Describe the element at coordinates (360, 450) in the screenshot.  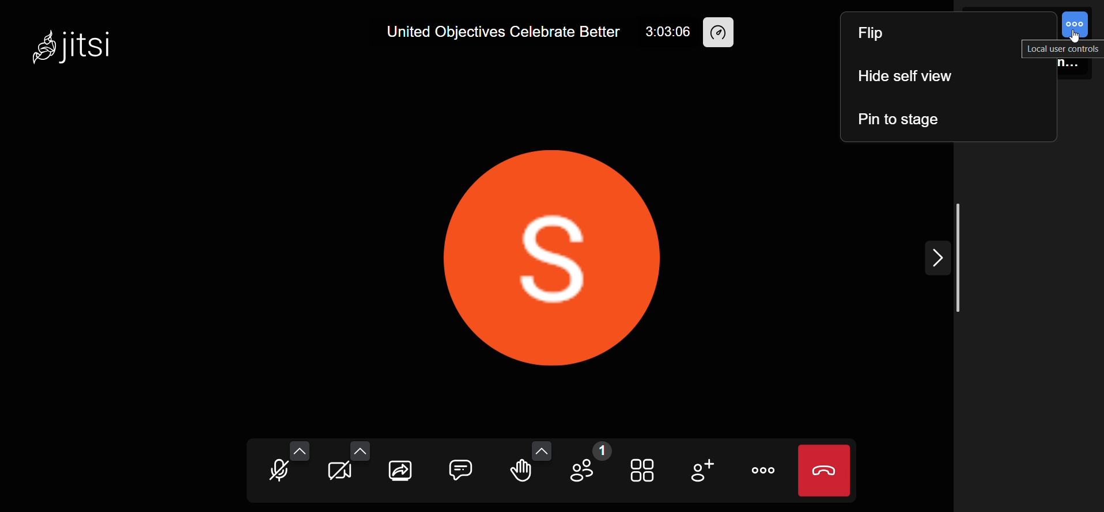
I see `more video option` at that location.